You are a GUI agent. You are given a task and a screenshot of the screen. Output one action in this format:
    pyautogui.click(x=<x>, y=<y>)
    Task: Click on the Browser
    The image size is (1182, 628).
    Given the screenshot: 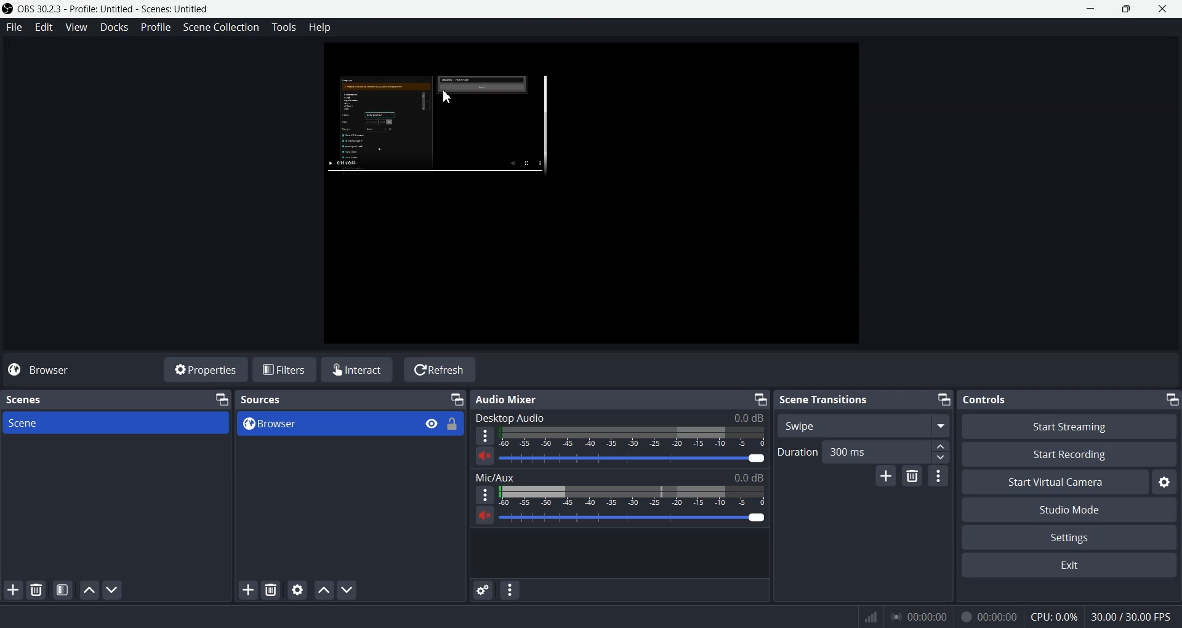 What is the action you would take?
    pyautogui.click(x=47, y=369)
    